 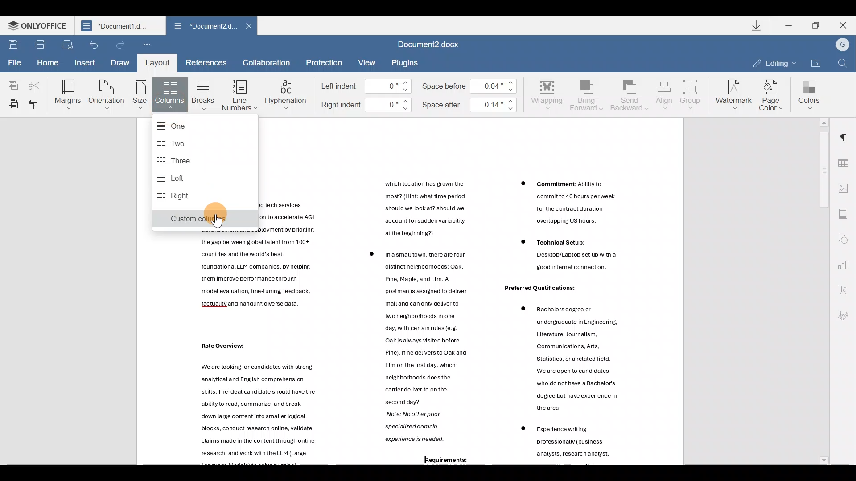 I want to click on Hyphenation, so click(x=286, y=93).